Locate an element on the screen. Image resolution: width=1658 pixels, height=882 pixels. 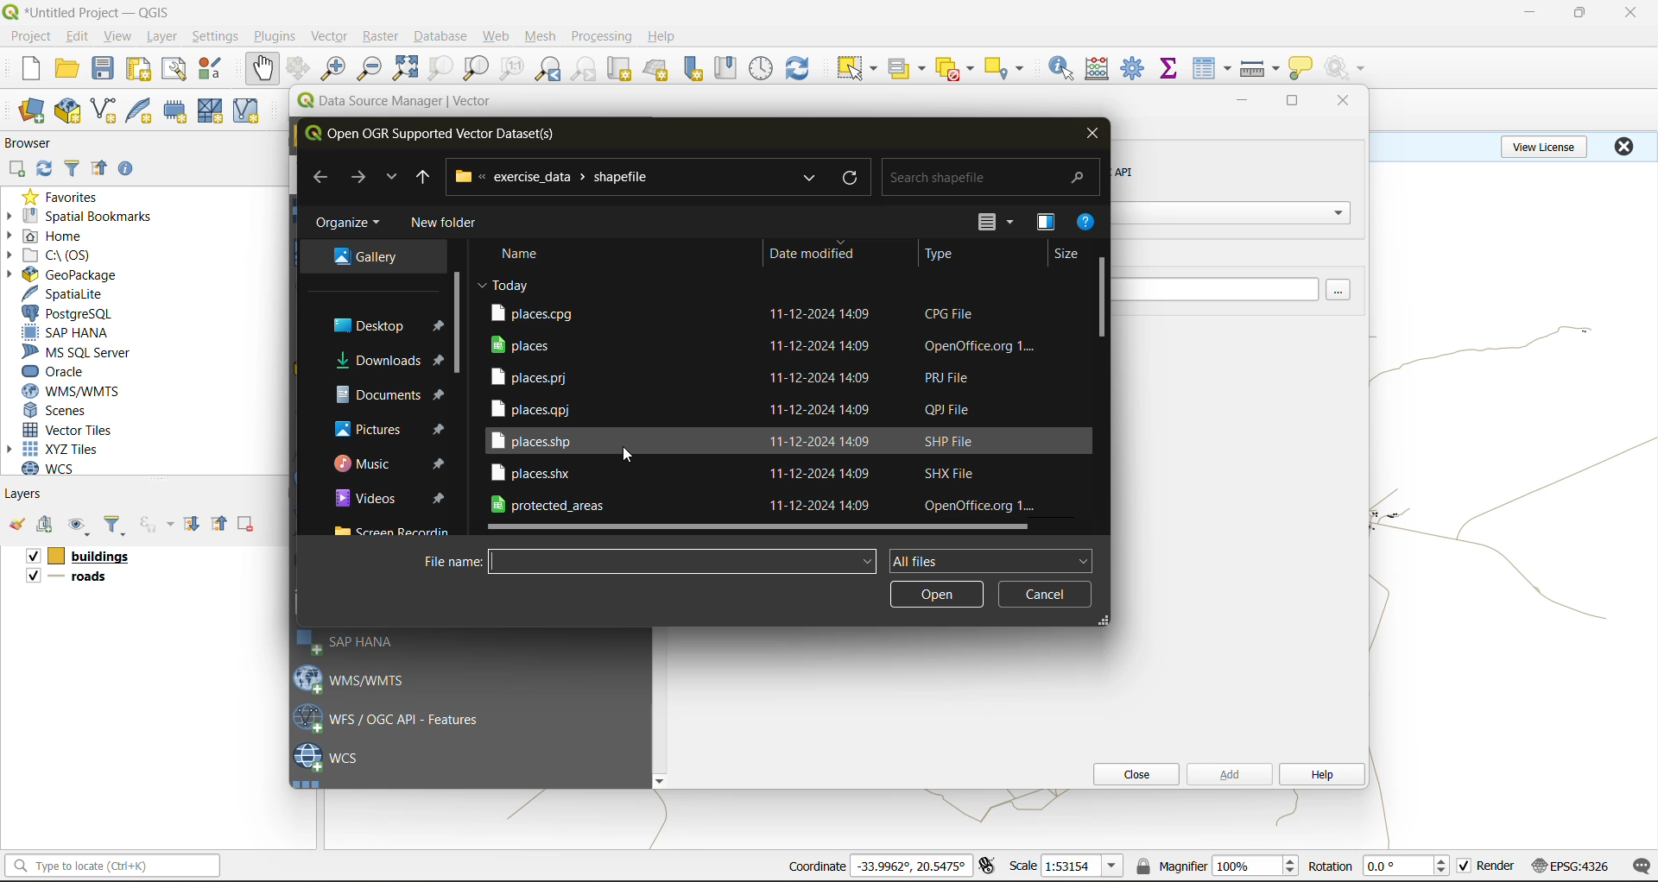
pan map is located at coordinates (263, 69).